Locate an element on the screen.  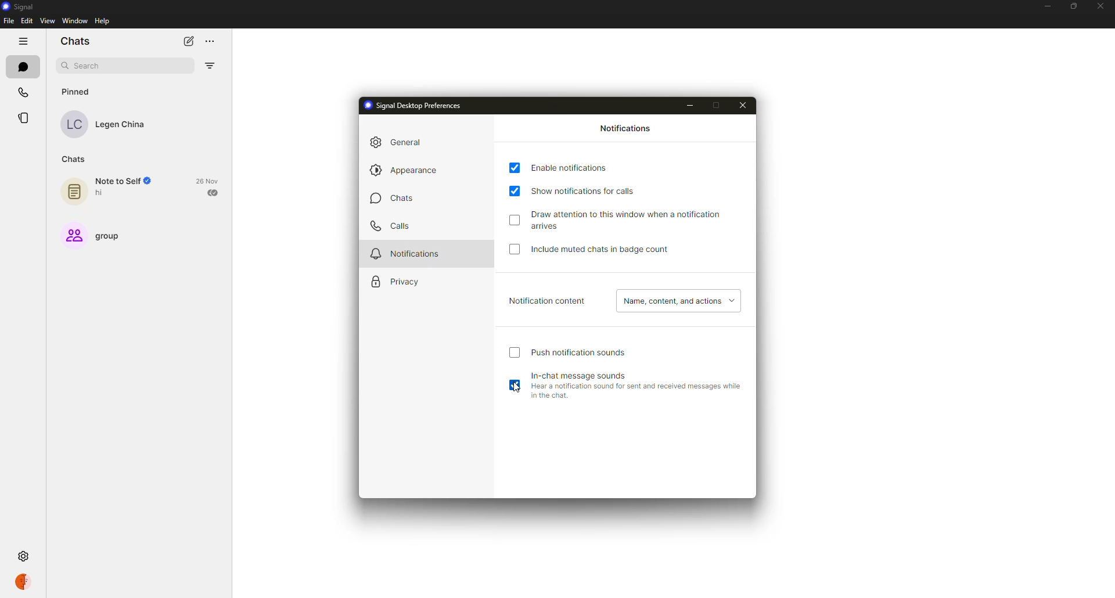
chats is located at coordinates (23, 66).